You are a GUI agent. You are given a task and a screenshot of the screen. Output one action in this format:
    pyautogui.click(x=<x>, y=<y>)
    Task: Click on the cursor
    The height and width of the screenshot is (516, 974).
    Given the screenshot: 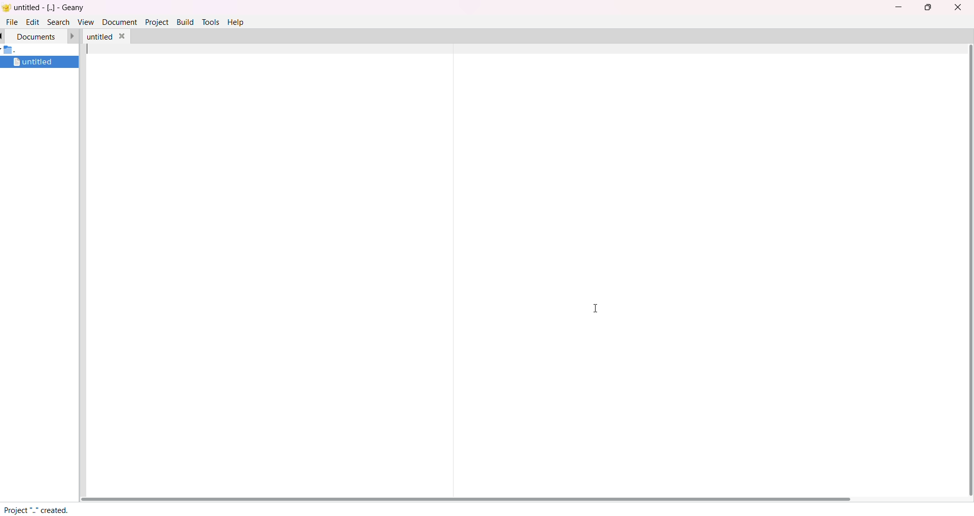 What is the action you would take?
    pyautogui.click(x=597, y=311)
    